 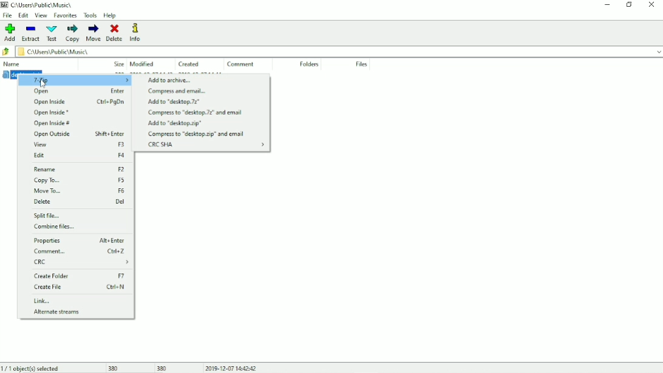 I want to click on CRC SHA, so click(x=205, y=145).